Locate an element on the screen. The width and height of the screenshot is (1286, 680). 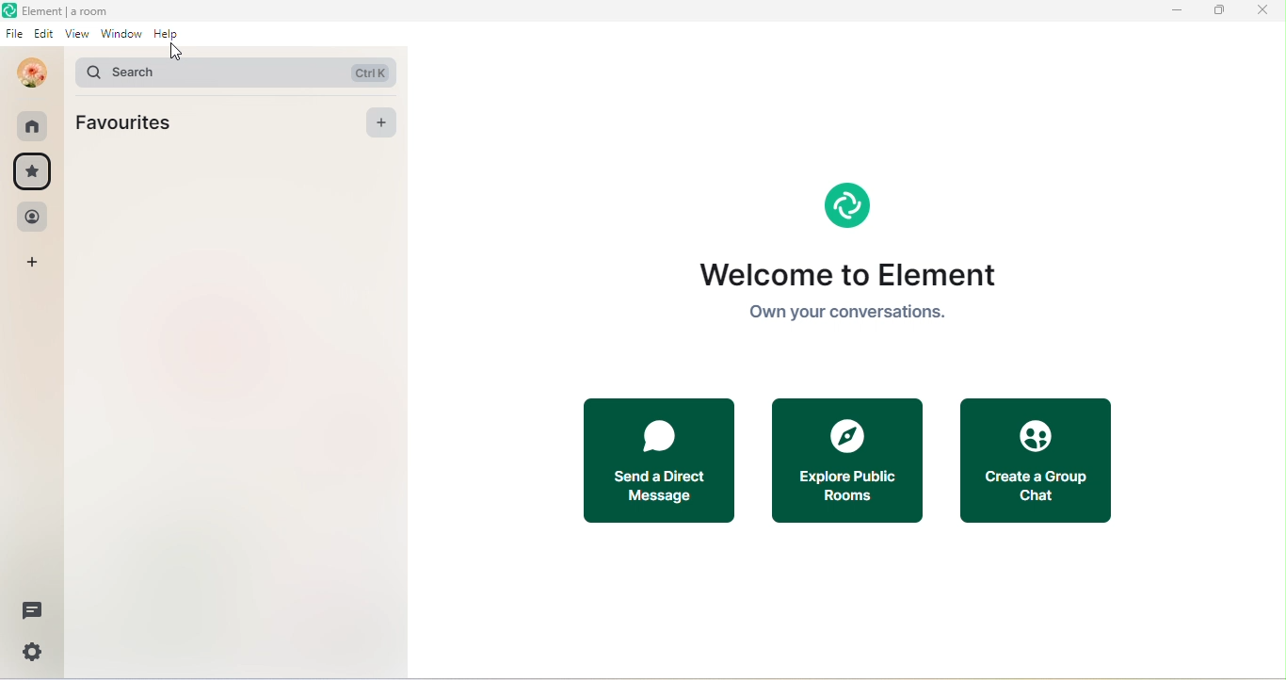
search bar is located at coordinates (134, 71).